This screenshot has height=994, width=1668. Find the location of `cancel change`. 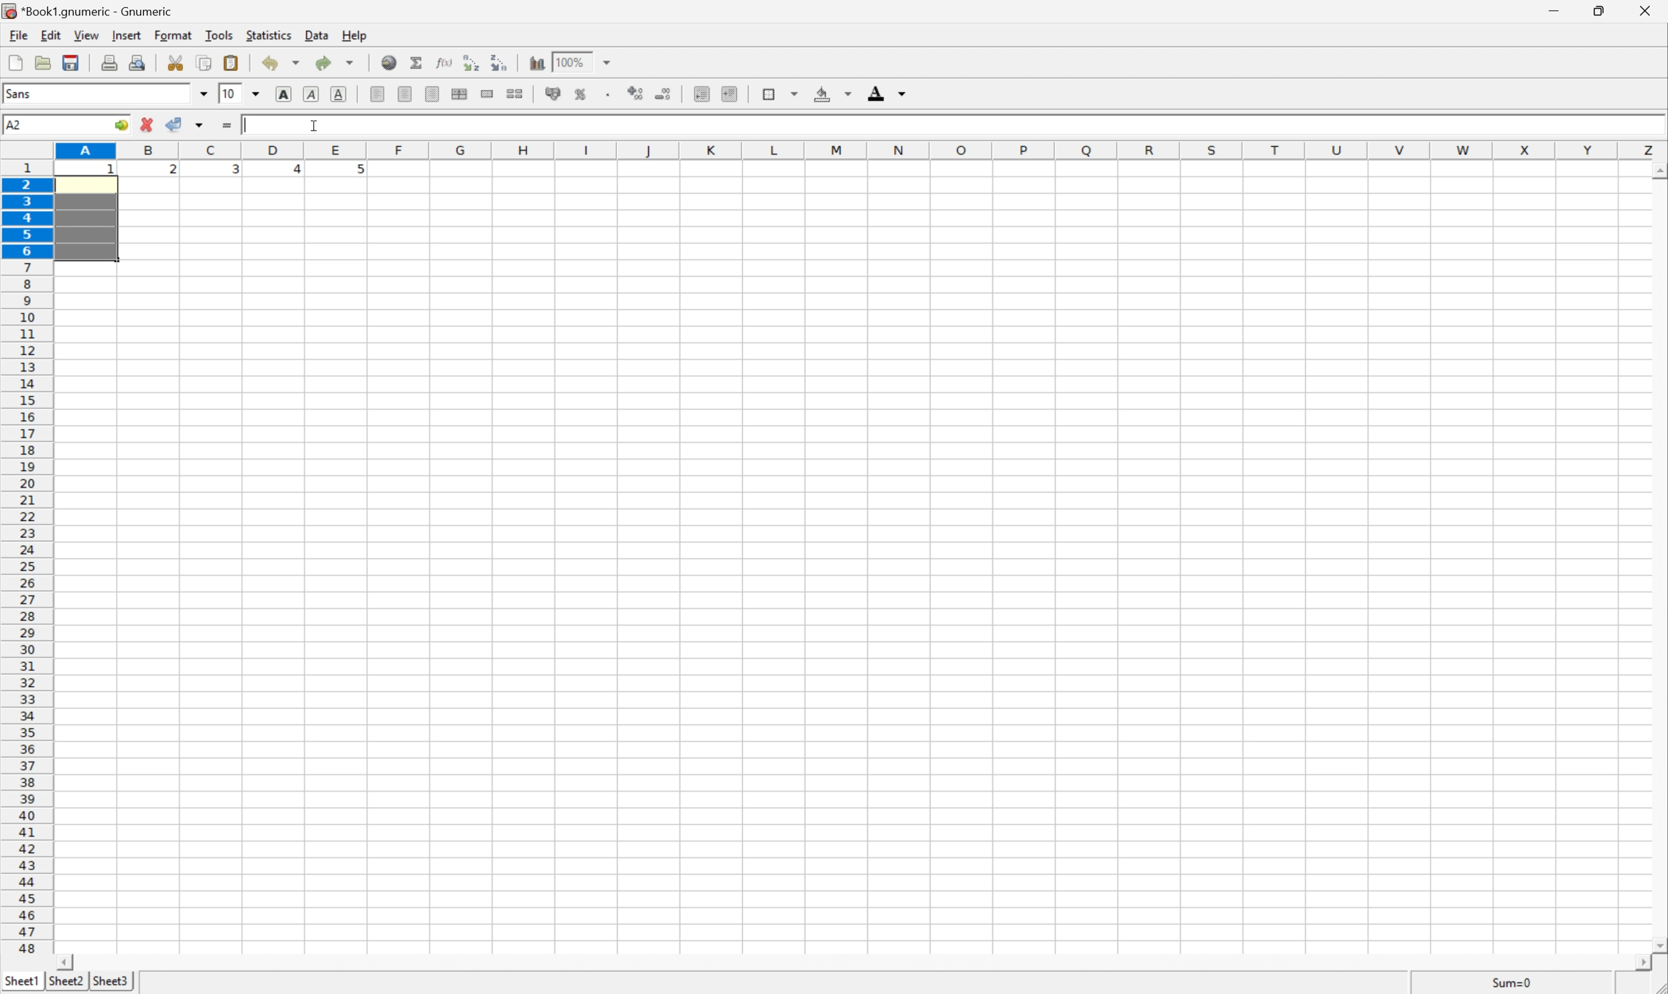

cancel change is located at coordinates (147, 125).